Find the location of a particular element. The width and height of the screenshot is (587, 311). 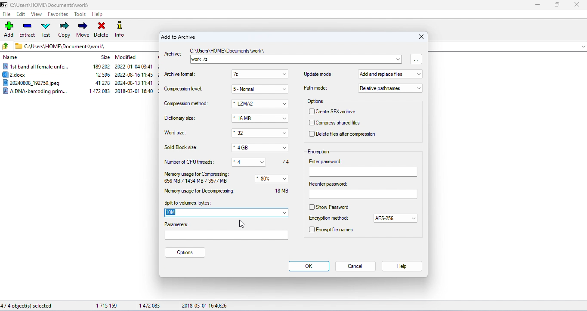

help is located at coordinates (401, 267).